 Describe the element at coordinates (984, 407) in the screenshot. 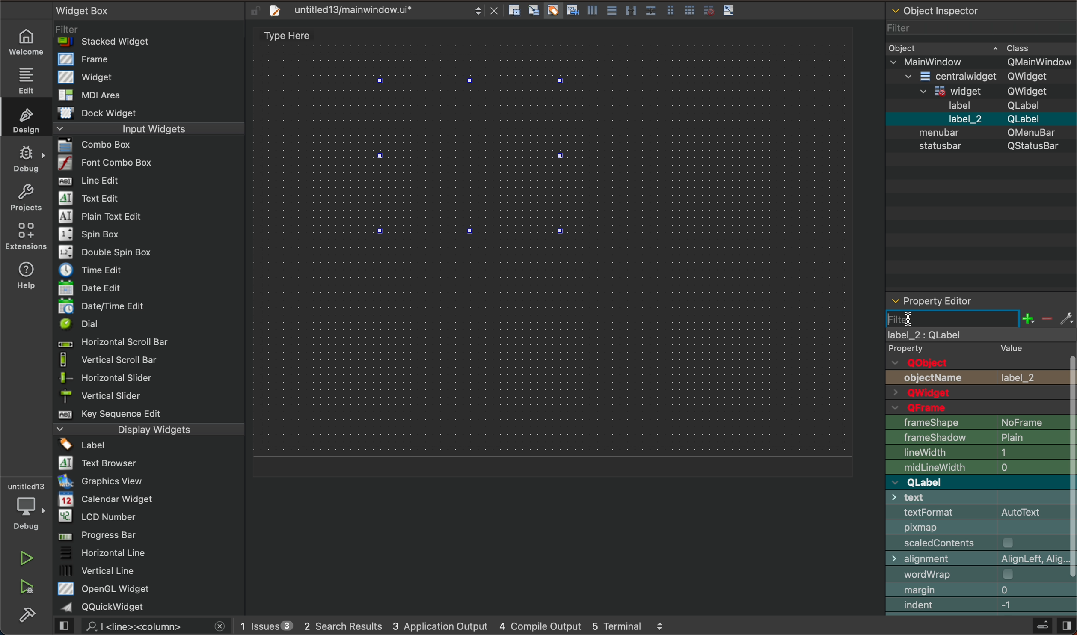

I see `` at that location.